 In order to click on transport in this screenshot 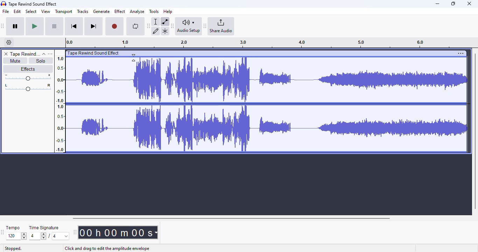, I will do `click(64, 12)`.